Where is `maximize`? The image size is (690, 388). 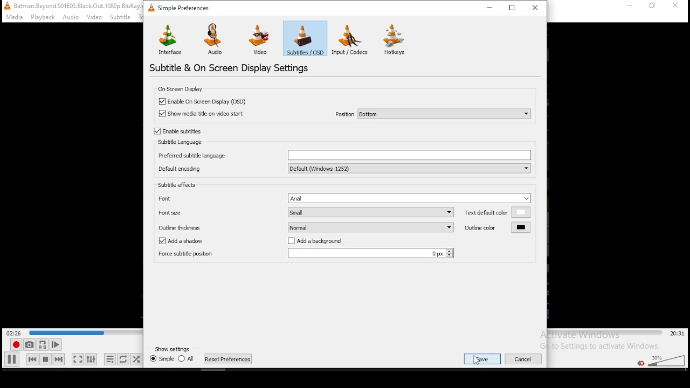
maximize is located at coordinates (513, 7).